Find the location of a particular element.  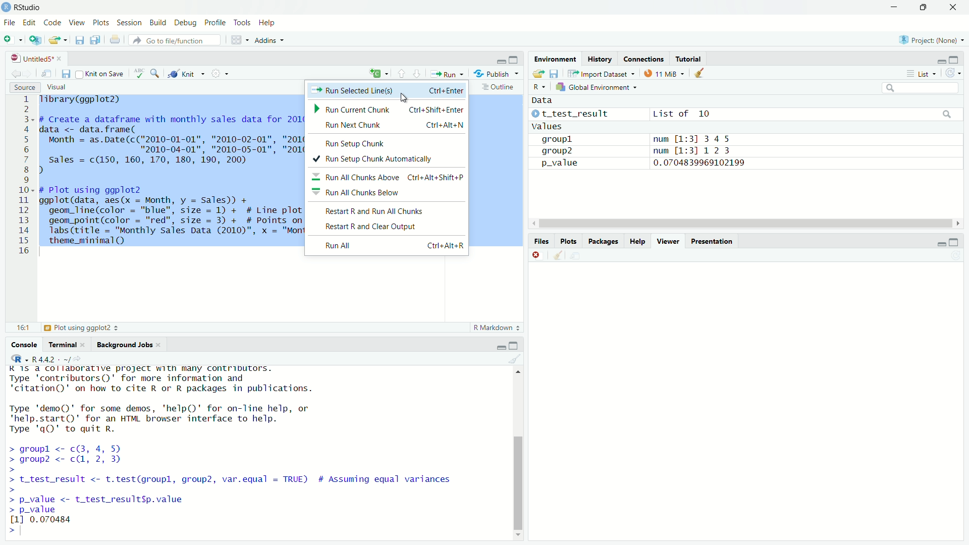

R Markdown is located at coordinates (497, 326).